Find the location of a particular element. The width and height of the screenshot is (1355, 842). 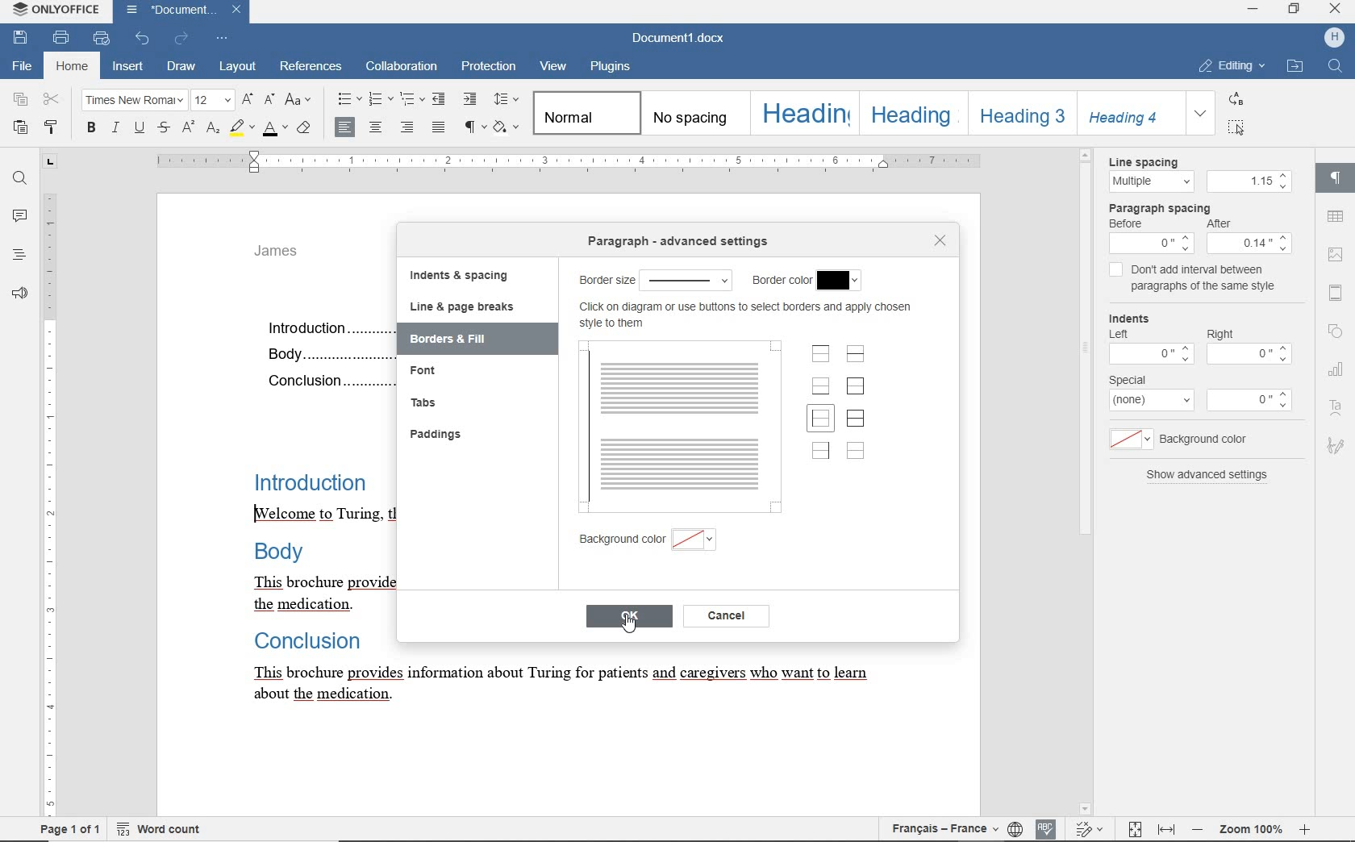

set bottom order only is located at coordinates (821, 388).